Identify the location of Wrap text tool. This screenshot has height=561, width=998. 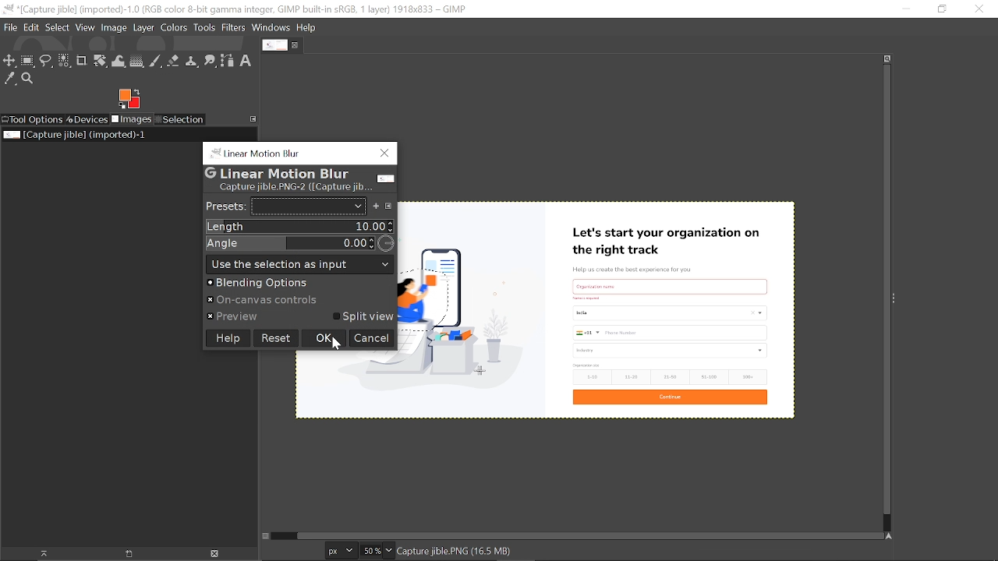
(119, 62).